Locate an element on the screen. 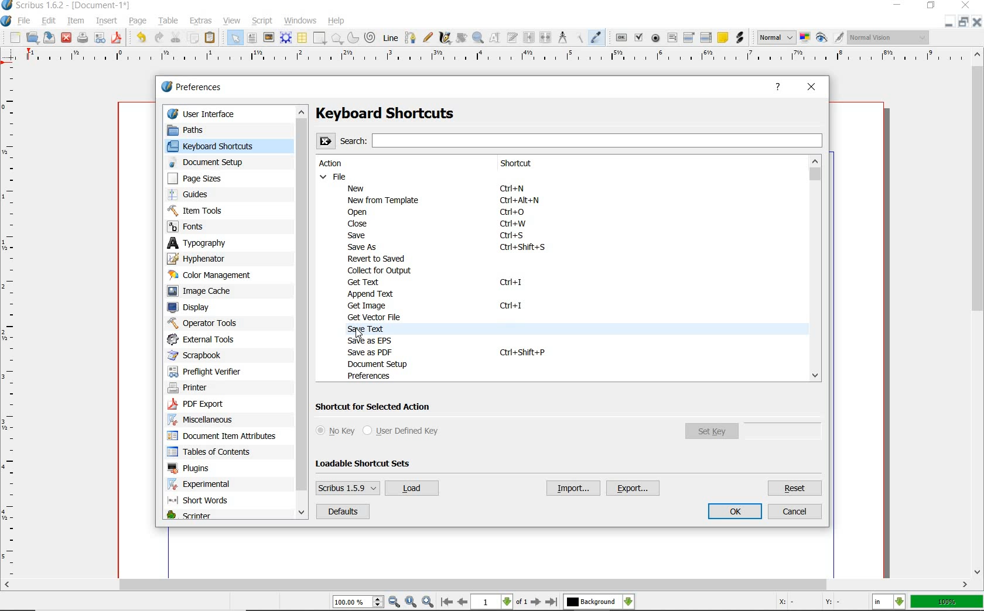  restore is located at coordinates (948, 22).